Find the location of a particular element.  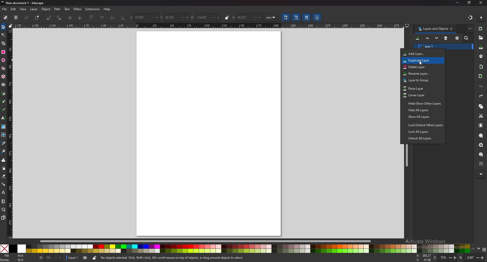

increase is located at coordinates (157, 18).